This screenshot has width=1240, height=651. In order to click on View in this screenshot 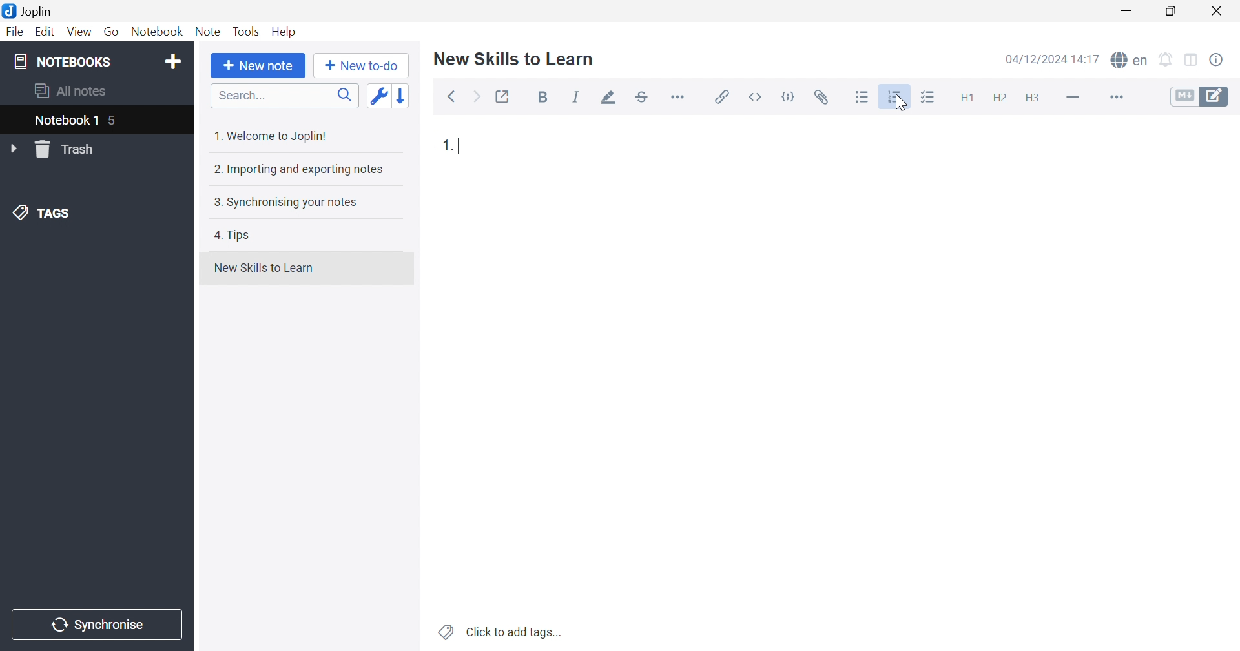, I will do `click(77, 32)`.